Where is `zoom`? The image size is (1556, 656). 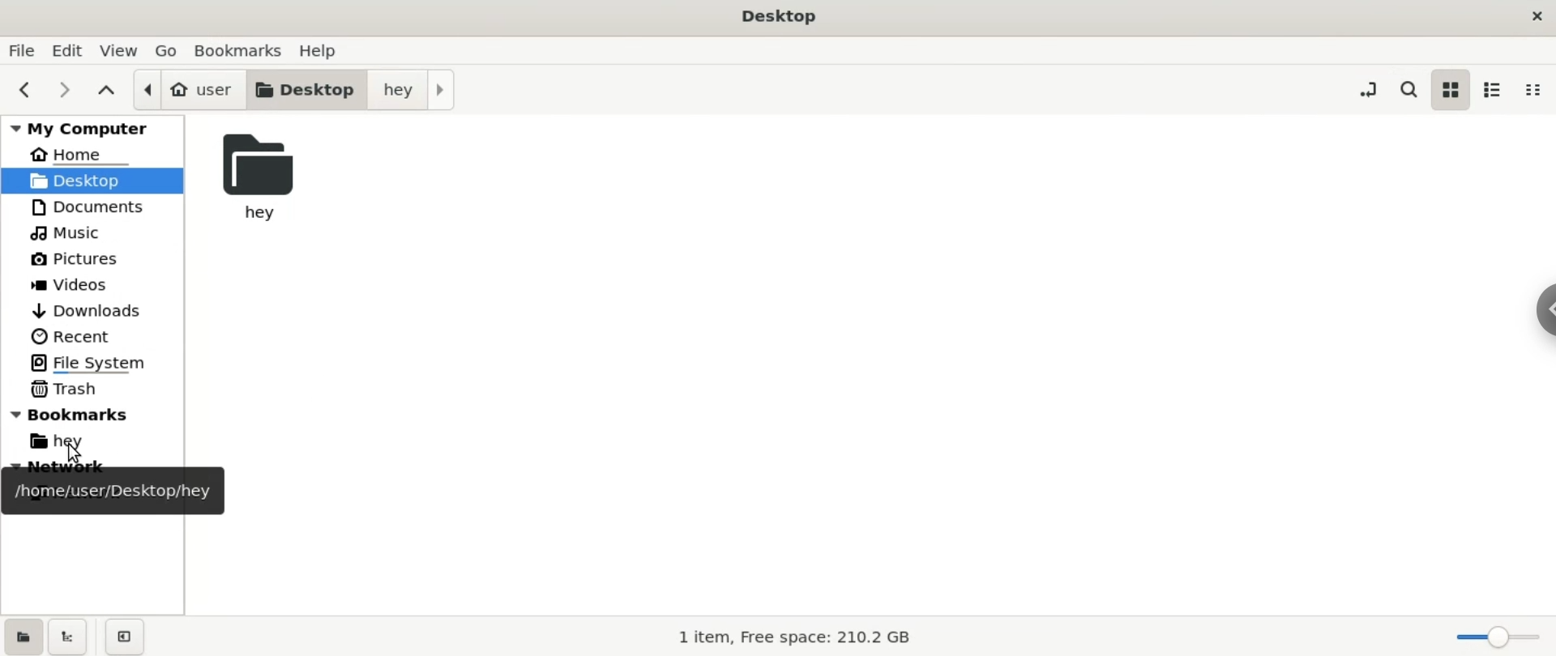 zoom is located at coordinates (1498, 636).